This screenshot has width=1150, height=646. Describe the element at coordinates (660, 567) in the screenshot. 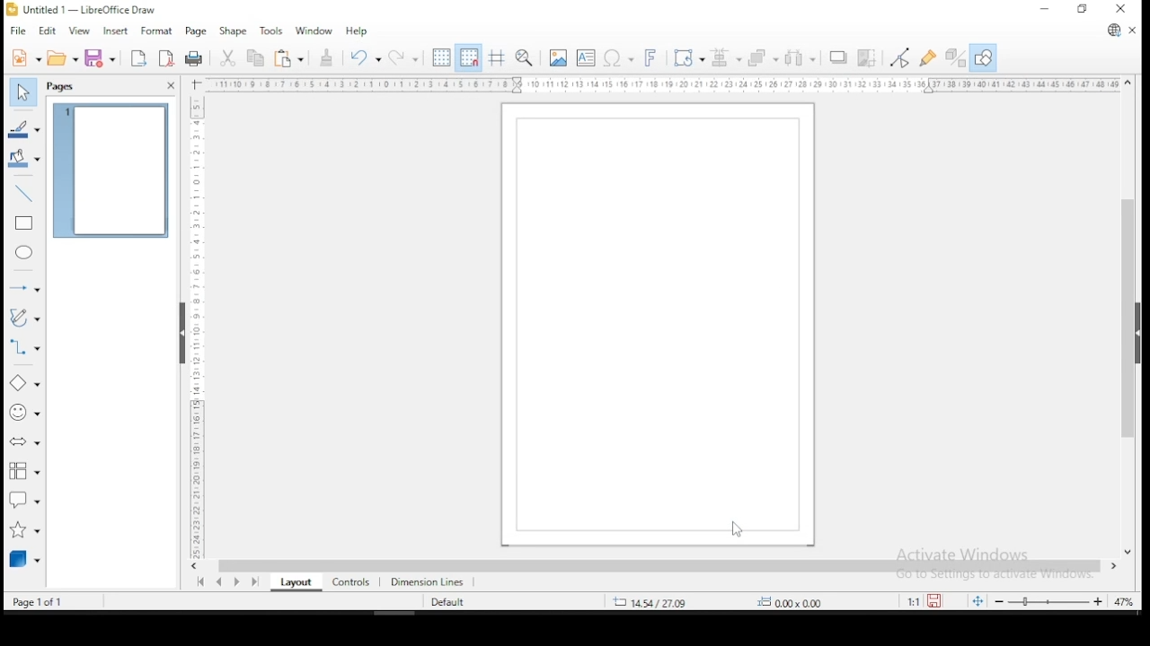

I see `scroll bar` at that location.